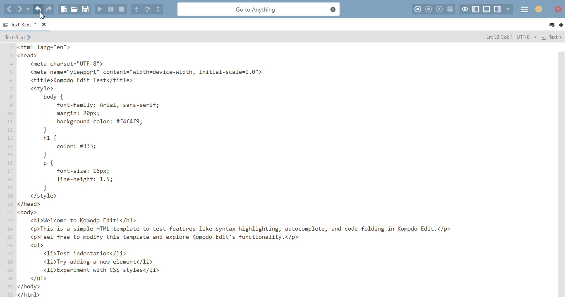 The height and width of the screenshot is (297, 565). What do you see at coordinates (487, 9) in the screenshot?
I see `show/hide bottom pane` at bounding box center [487, 9].